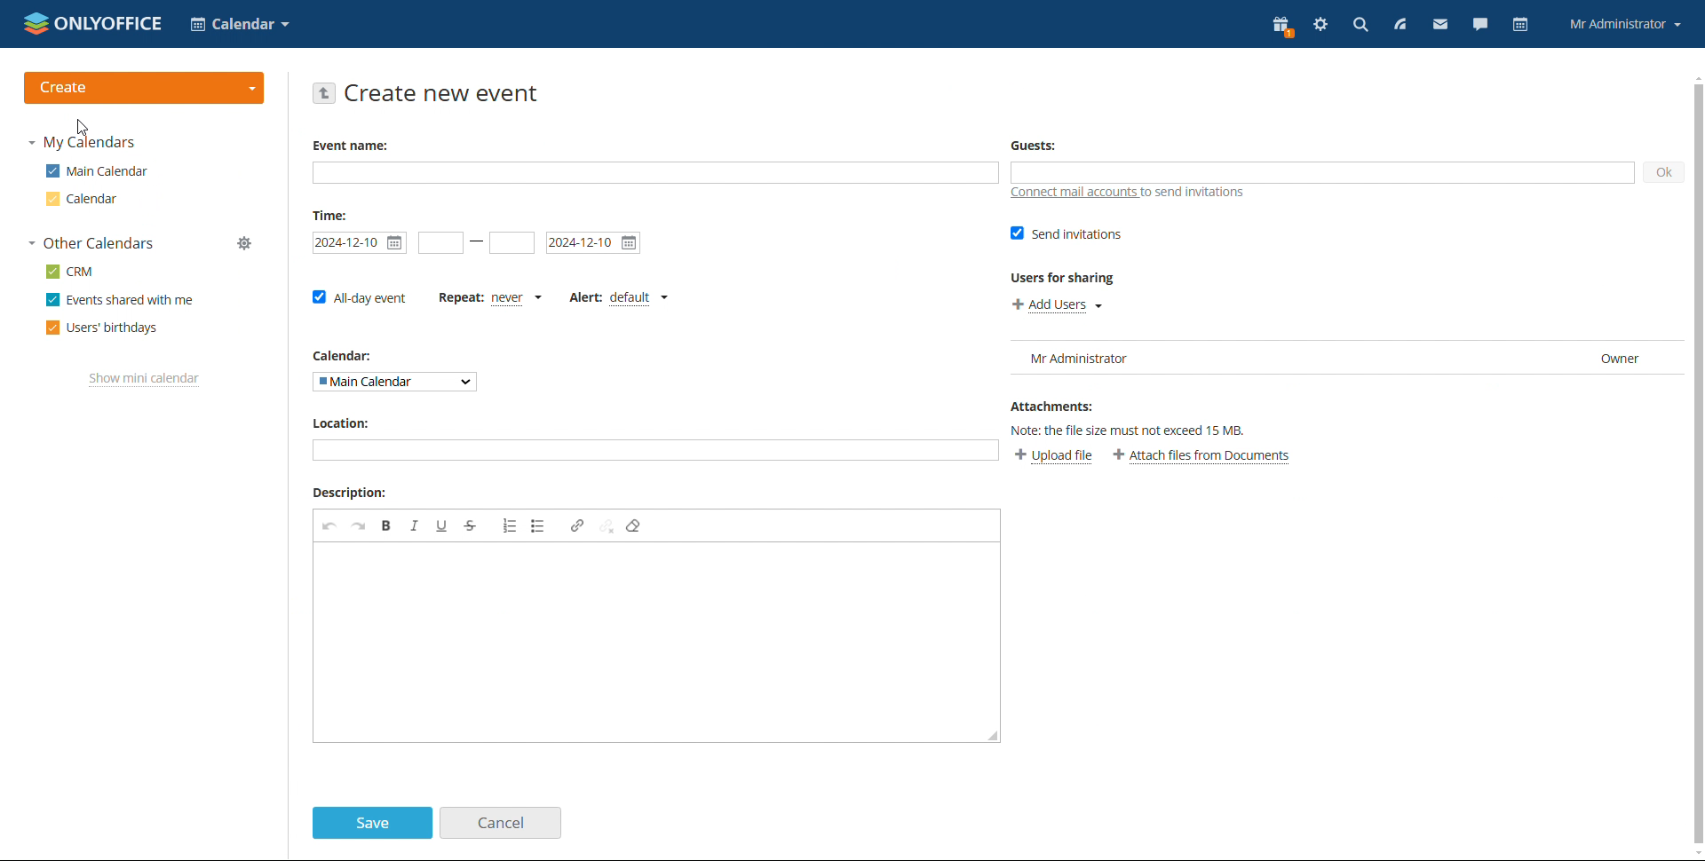 This screenshot has width=1705, height=861. I want to click on onlyoffice, so click(111, 24).